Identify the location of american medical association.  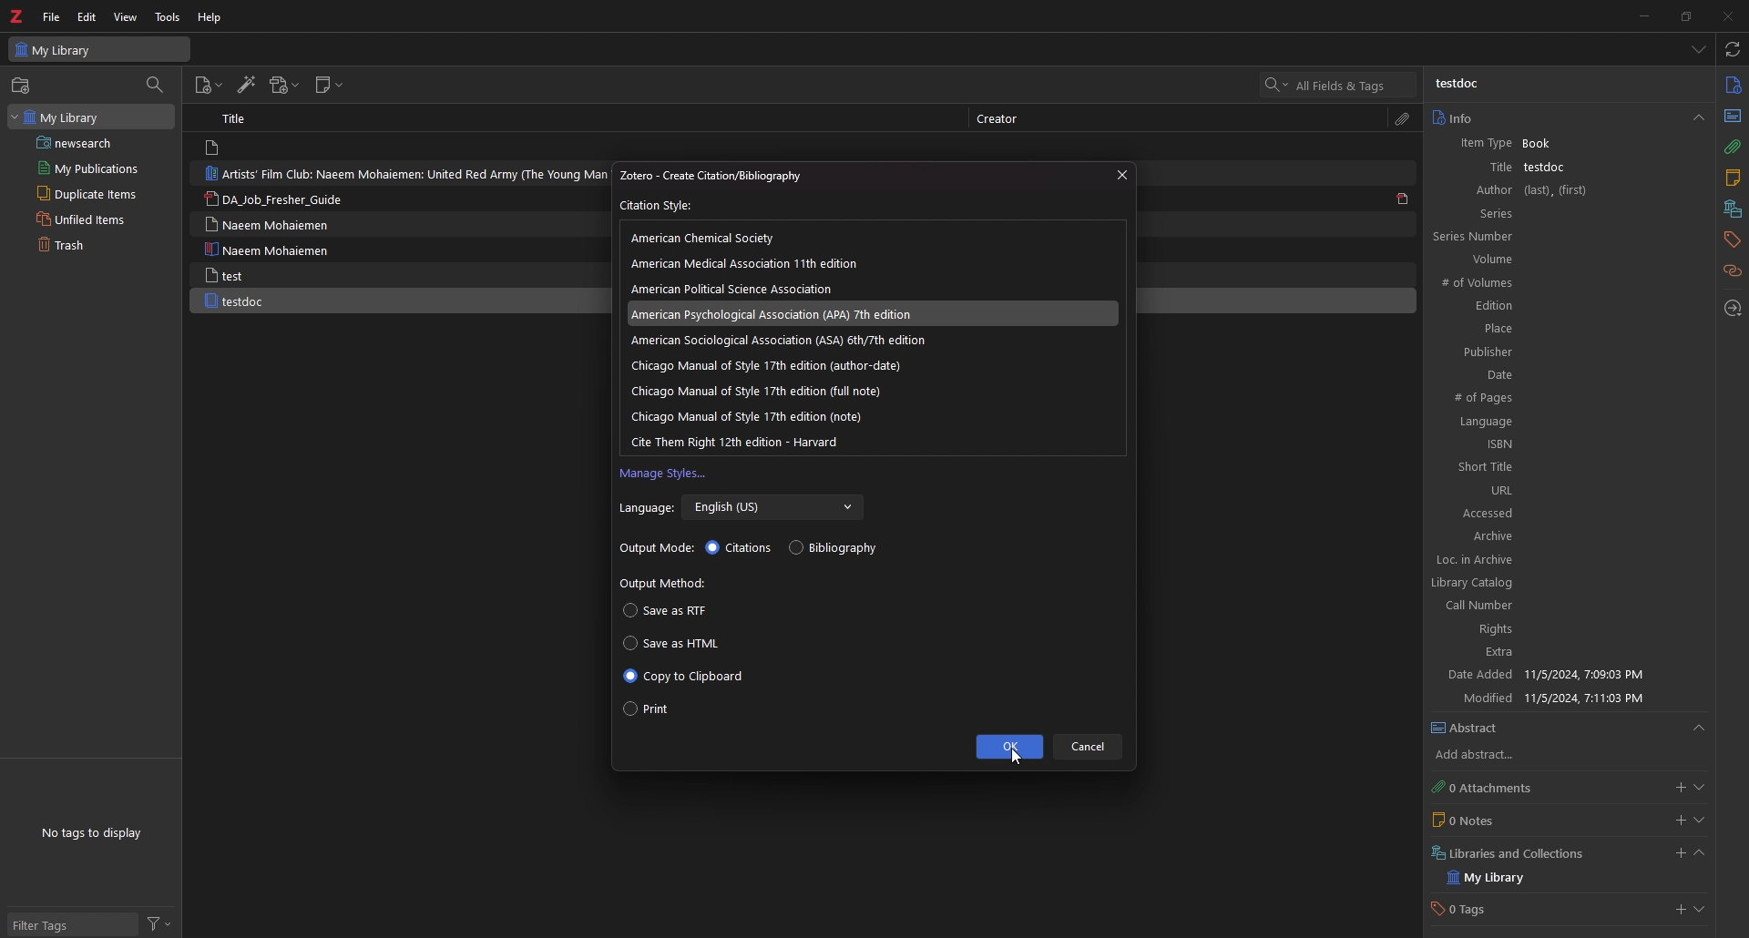
(755, 263).